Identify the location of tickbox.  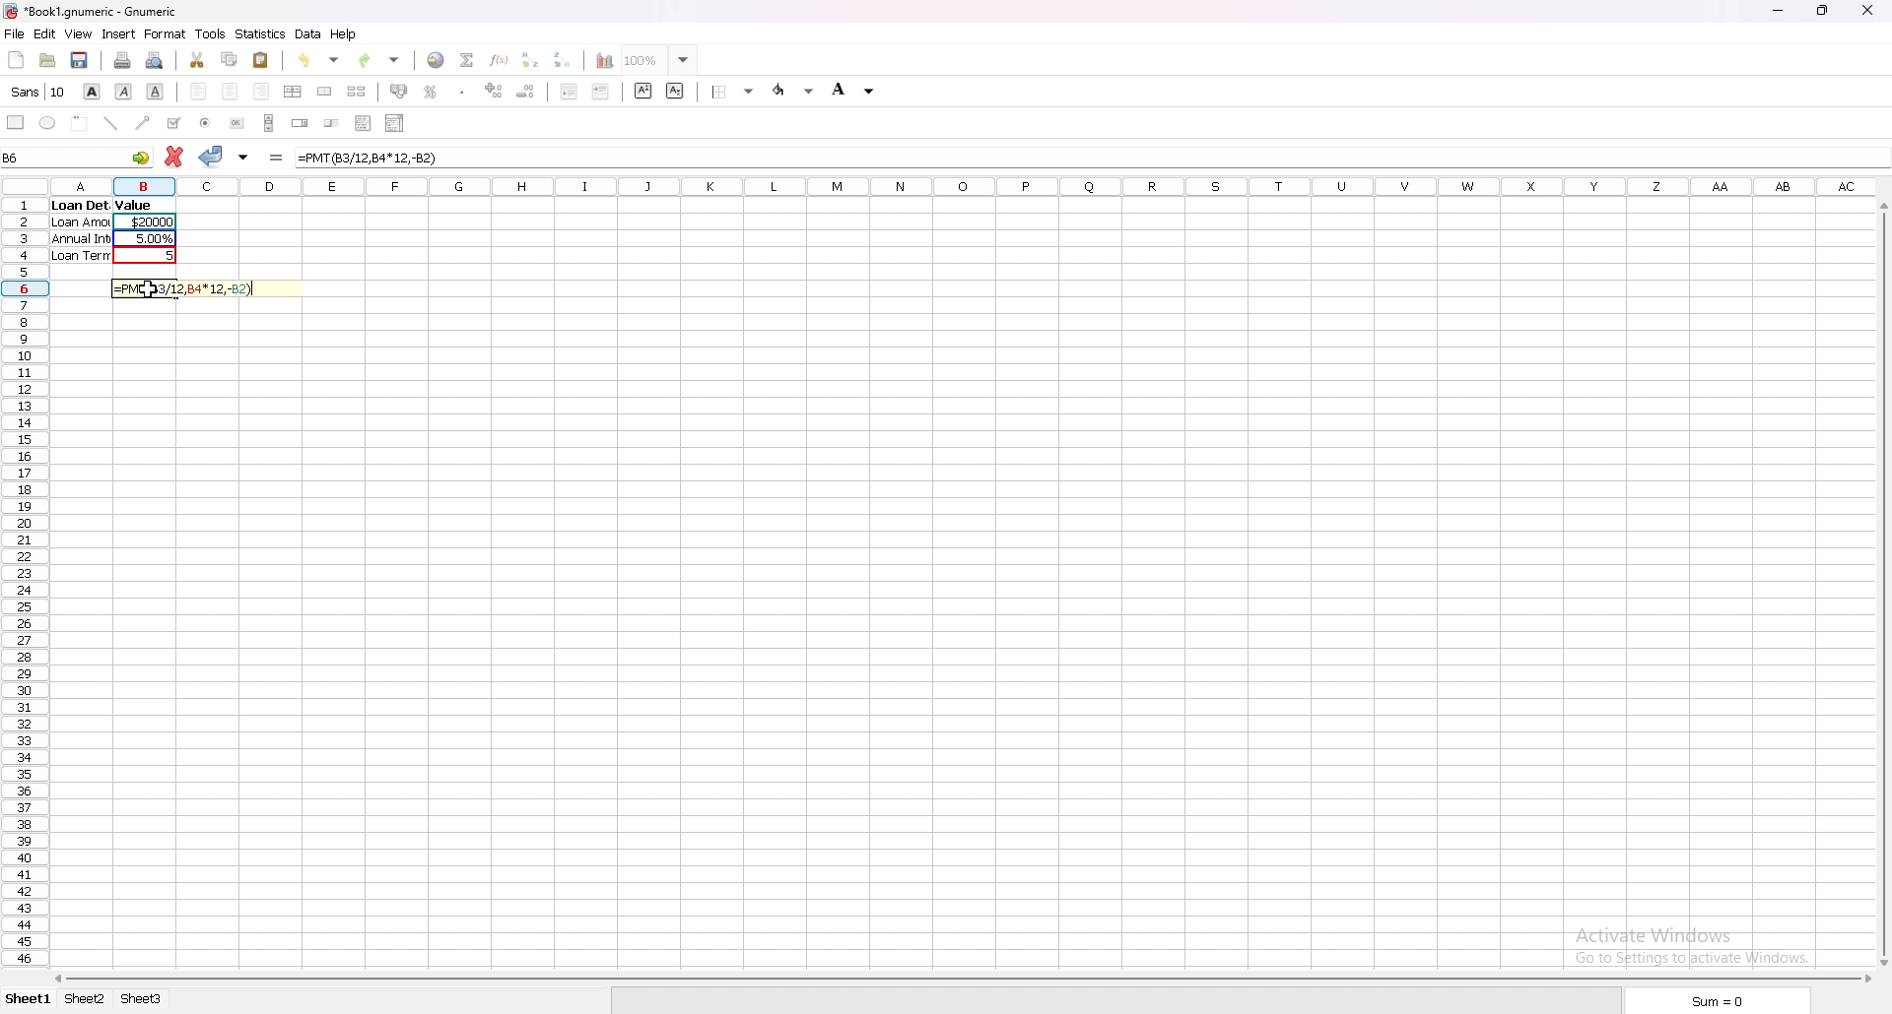
(175, 123).